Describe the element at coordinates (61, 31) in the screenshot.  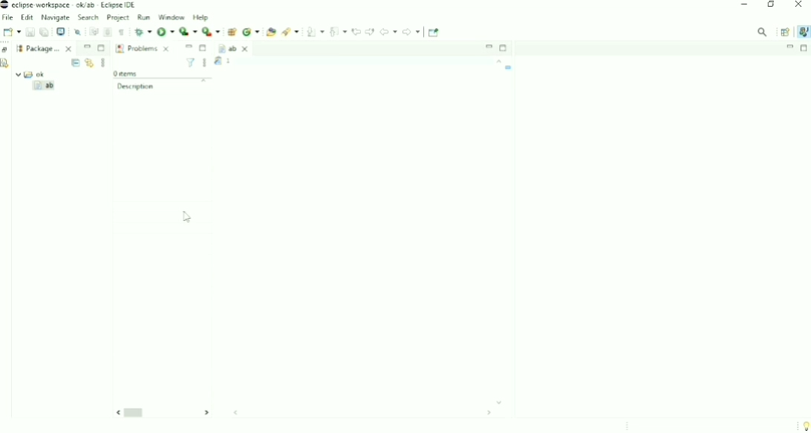
I see `Open a Terminal` at that location.